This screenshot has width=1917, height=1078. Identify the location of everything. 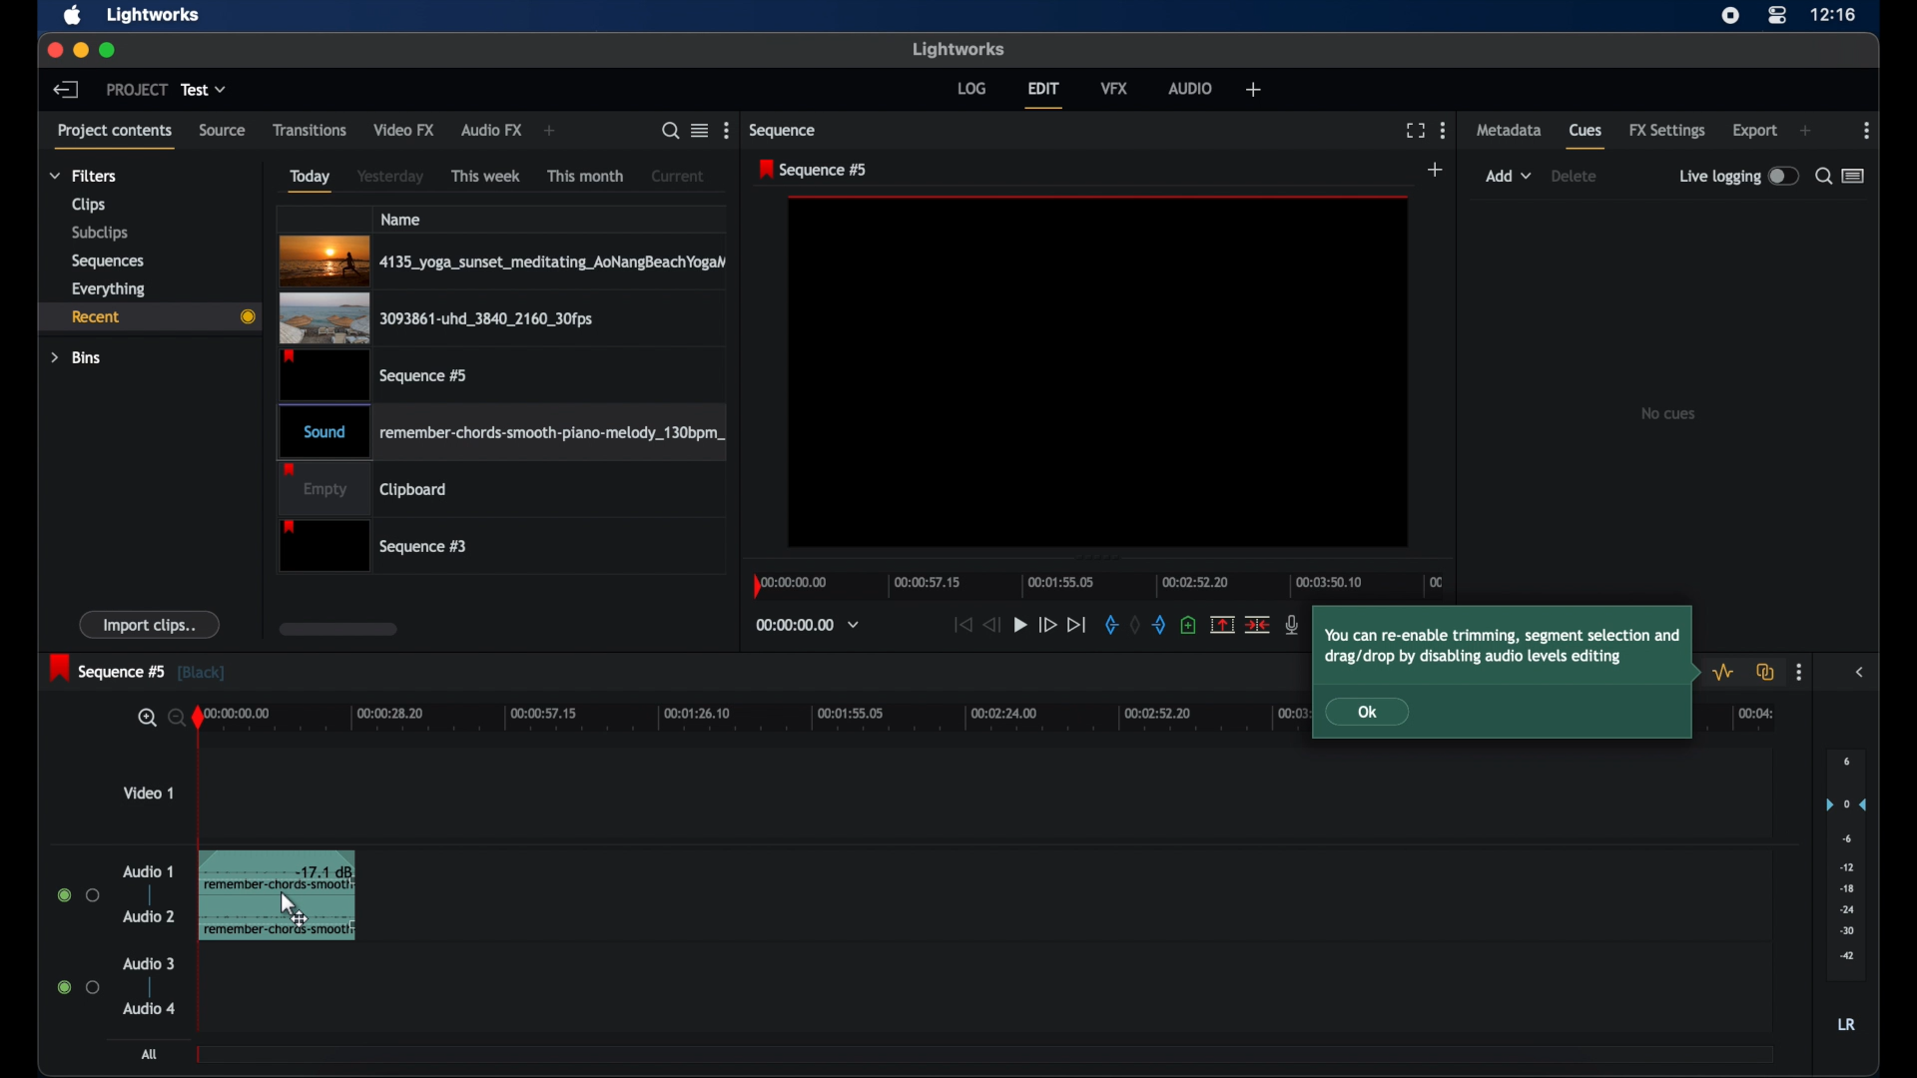
(108, 288).